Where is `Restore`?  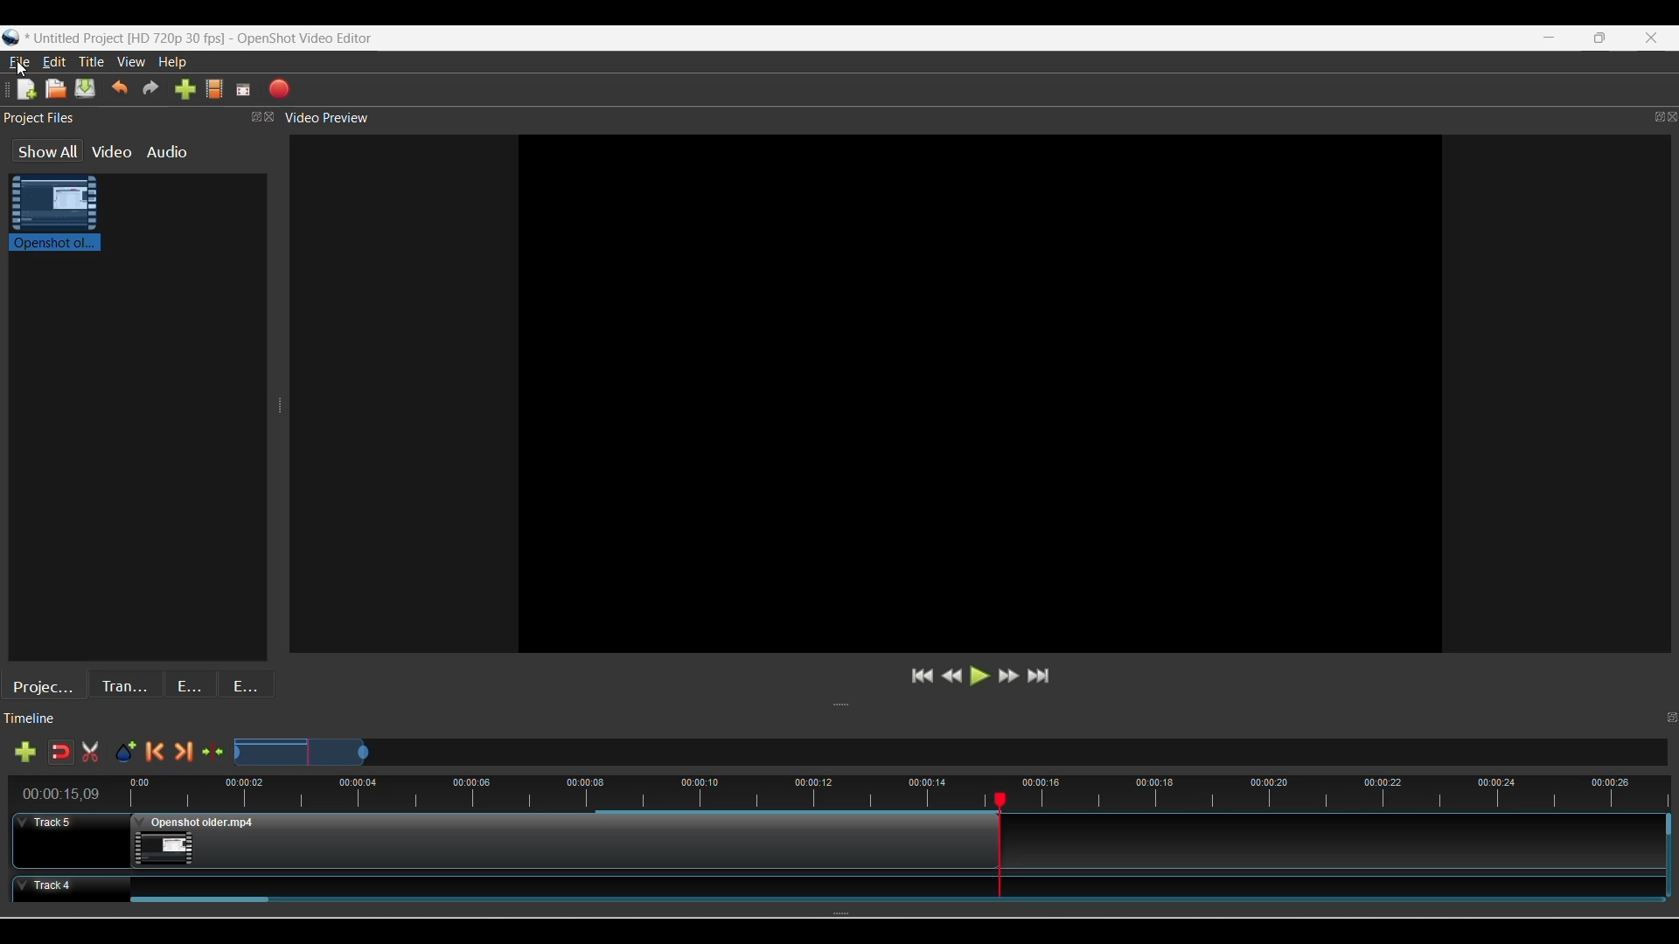 Restore is located at coordinates (1603, 38).